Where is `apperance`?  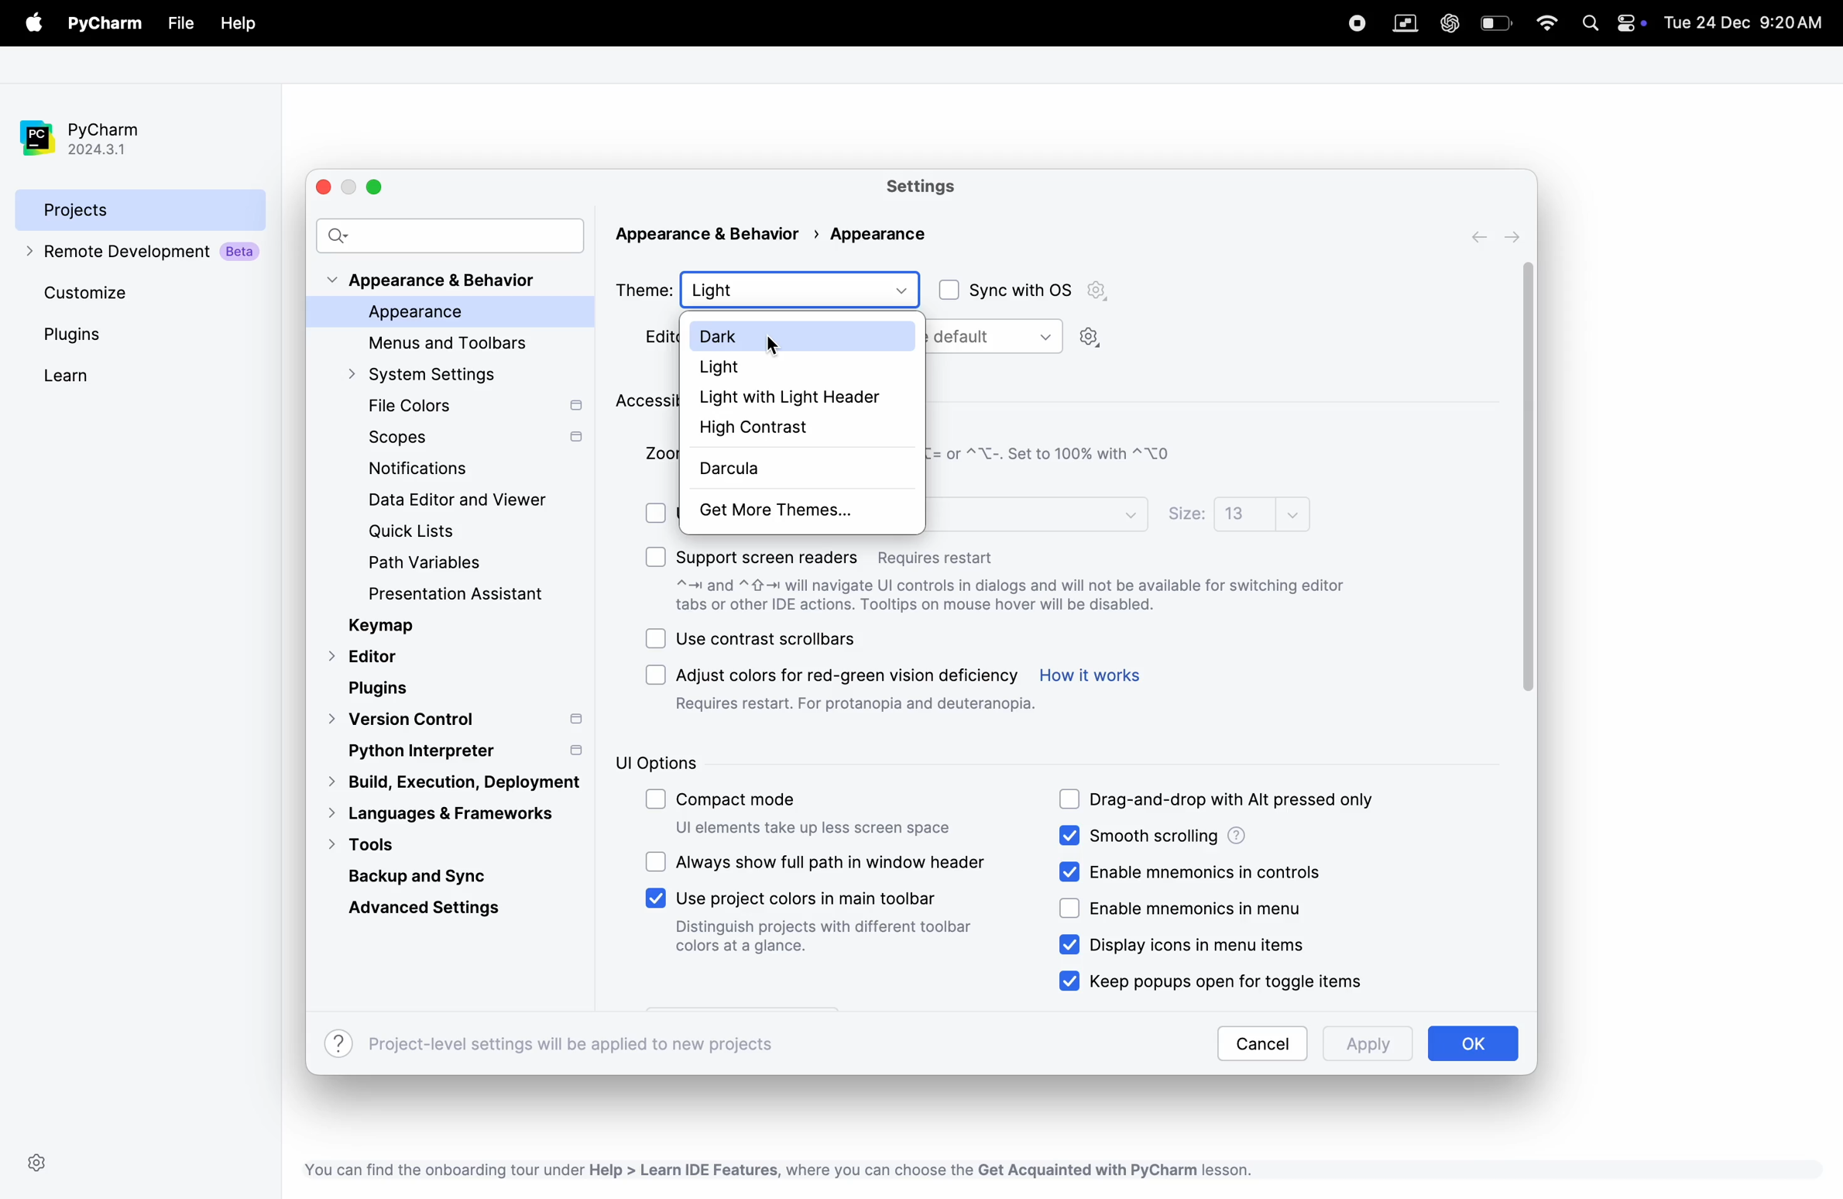 apperance is located at coordinates (441, 313).